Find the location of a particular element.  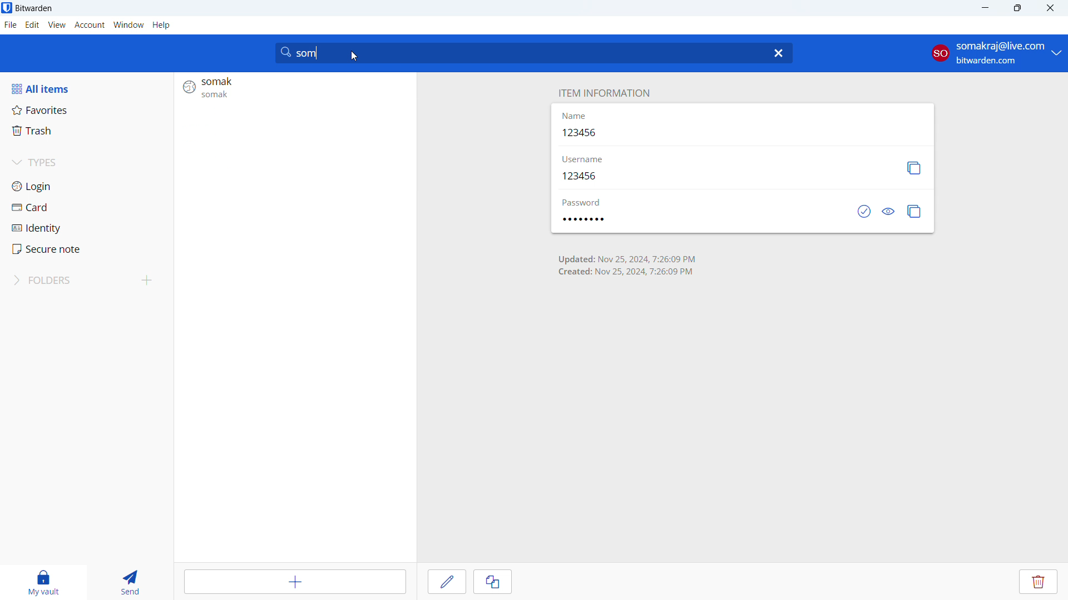

password is located at coordinates (592, 218).